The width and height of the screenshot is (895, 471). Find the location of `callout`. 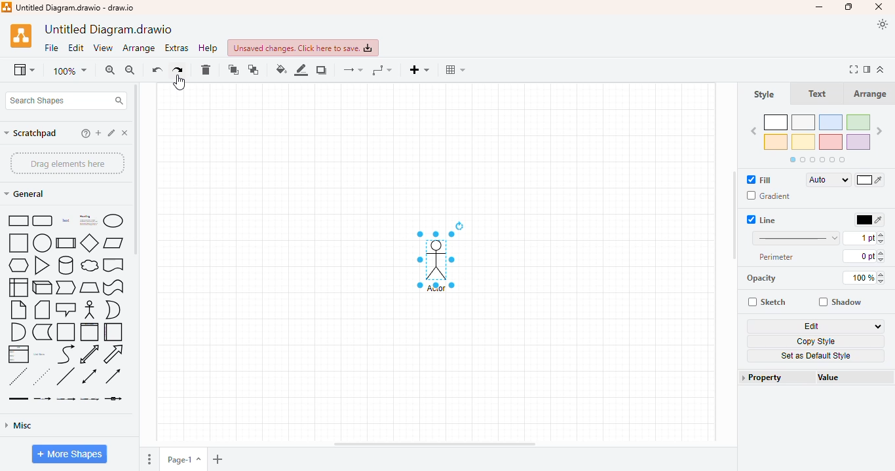

callout is located at coordinates (67, 309).